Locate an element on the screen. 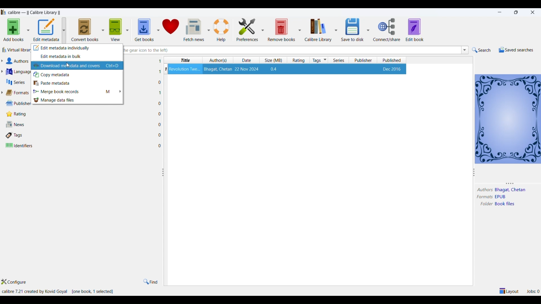 The image size is (541, 304). convert books is located at coordinates (85, 29).